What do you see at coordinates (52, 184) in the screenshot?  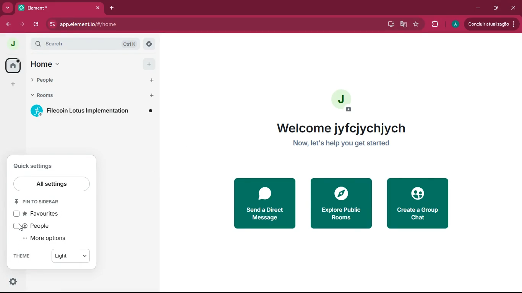 I see `all settings` at bounding box center [52, 184].